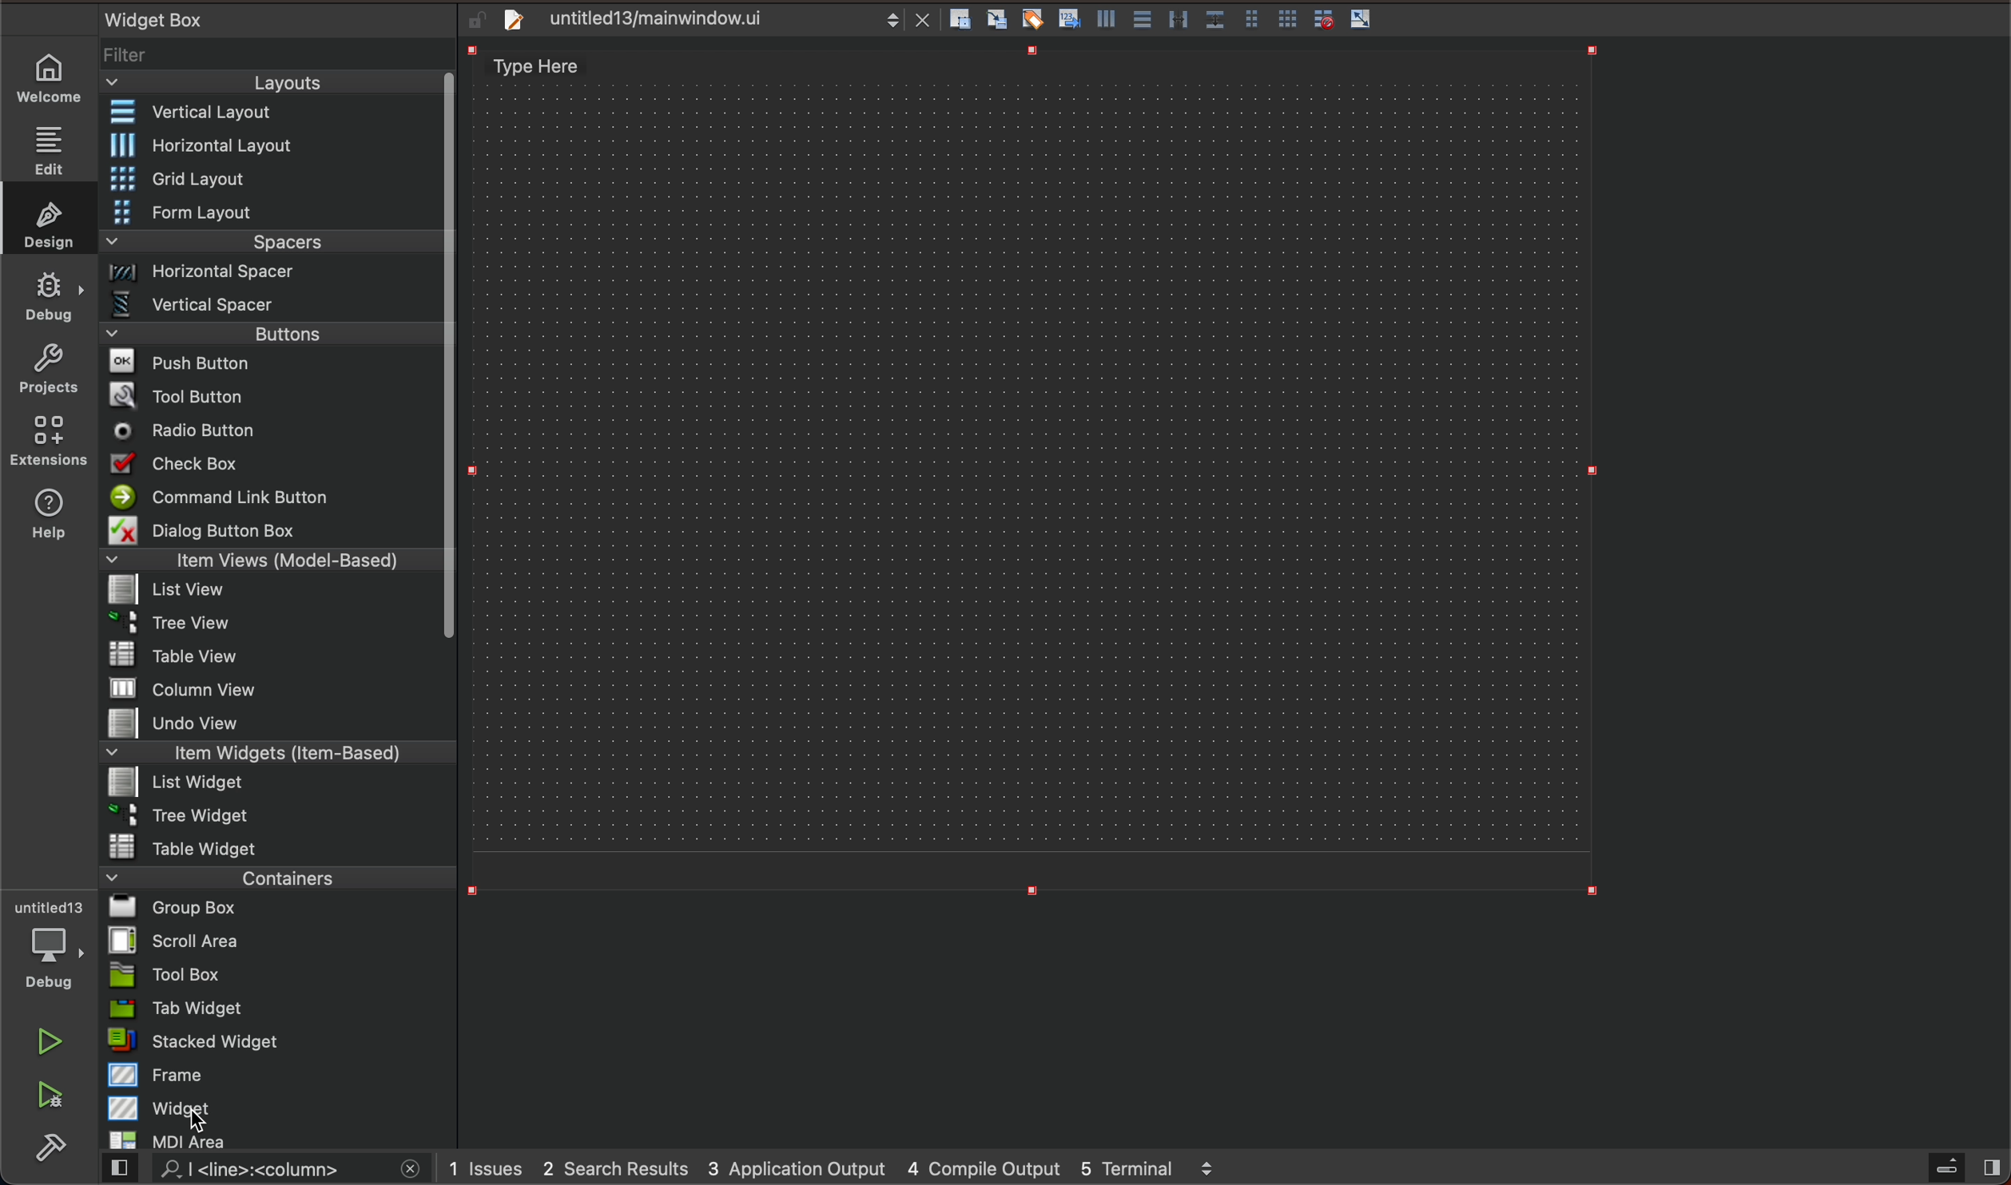  What do you see at coordinates (280, 909) in the screenshot?
I see `group box` at bounding box center [280, 909].